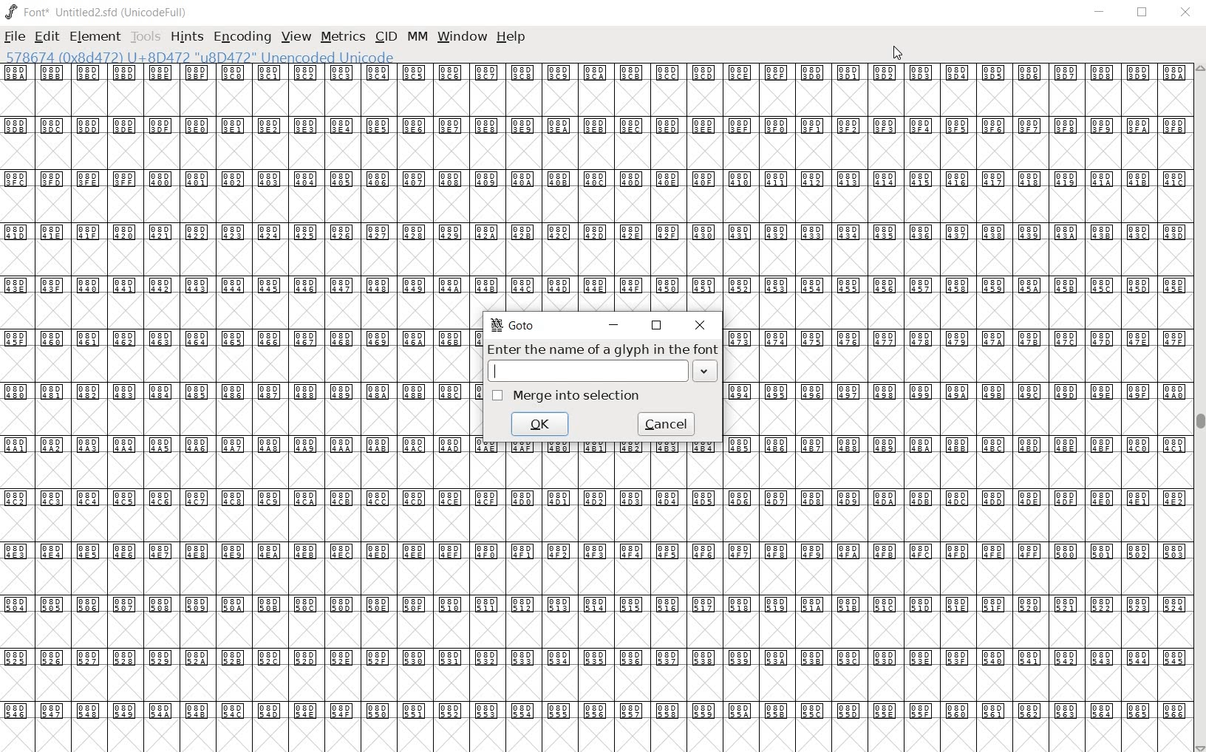 Image resolution: width=1206 pixels, height=752 pixels. I want to click on cid, so click(384, 36).